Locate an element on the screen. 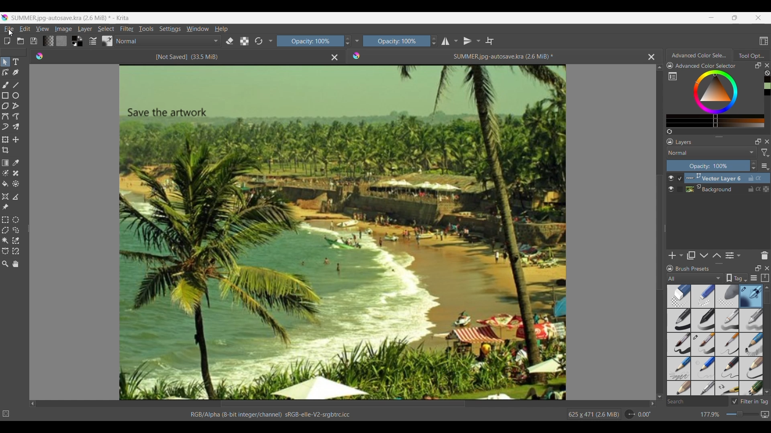  Move layer/mask up is located at coordinates (716, 255).